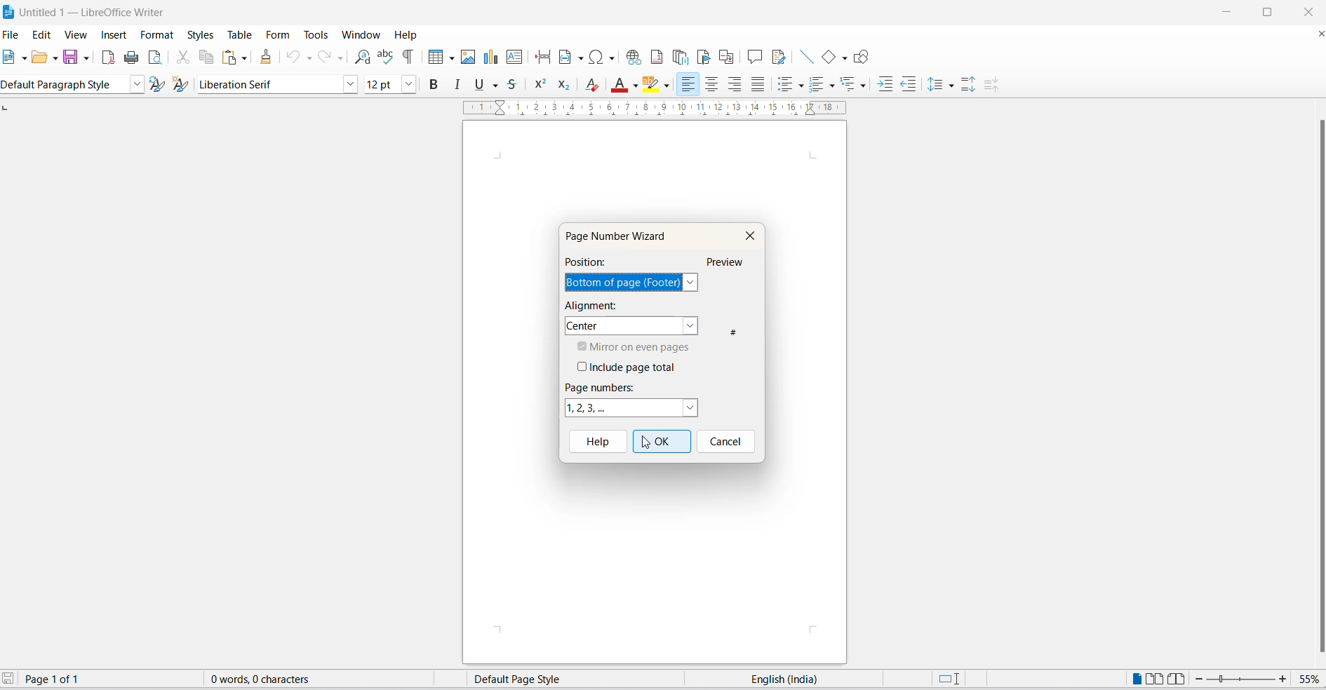 The image size is (1326, 690). What do you see at coordinates (267, 60) in the screenshot?
I see `clone formatting` at bounding box center [267, 60].